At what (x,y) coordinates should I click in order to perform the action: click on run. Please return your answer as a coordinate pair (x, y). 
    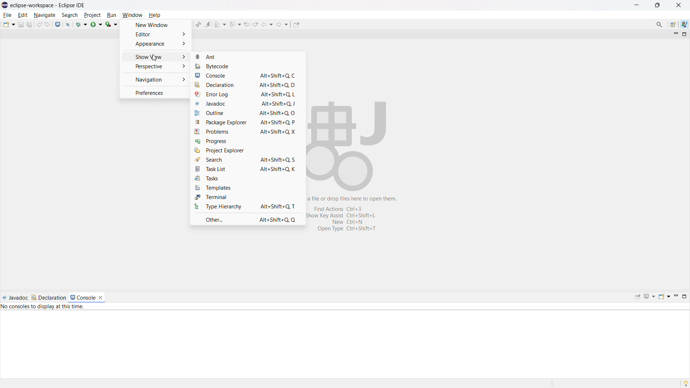
    Looking at the image, I should click on (112, 15).